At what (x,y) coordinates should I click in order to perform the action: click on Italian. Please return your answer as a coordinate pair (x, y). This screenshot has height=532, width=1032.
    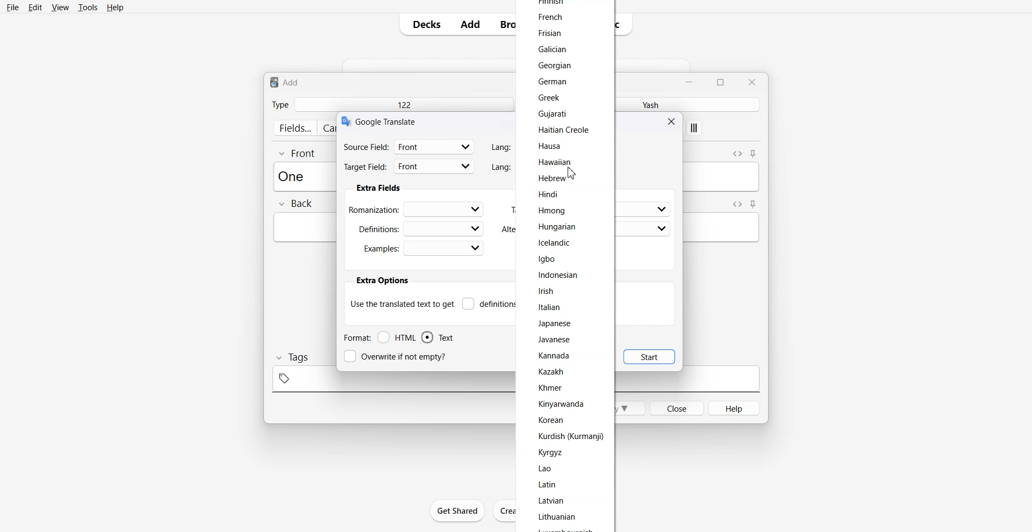
    Looking at the image, I should click on (550, 307).